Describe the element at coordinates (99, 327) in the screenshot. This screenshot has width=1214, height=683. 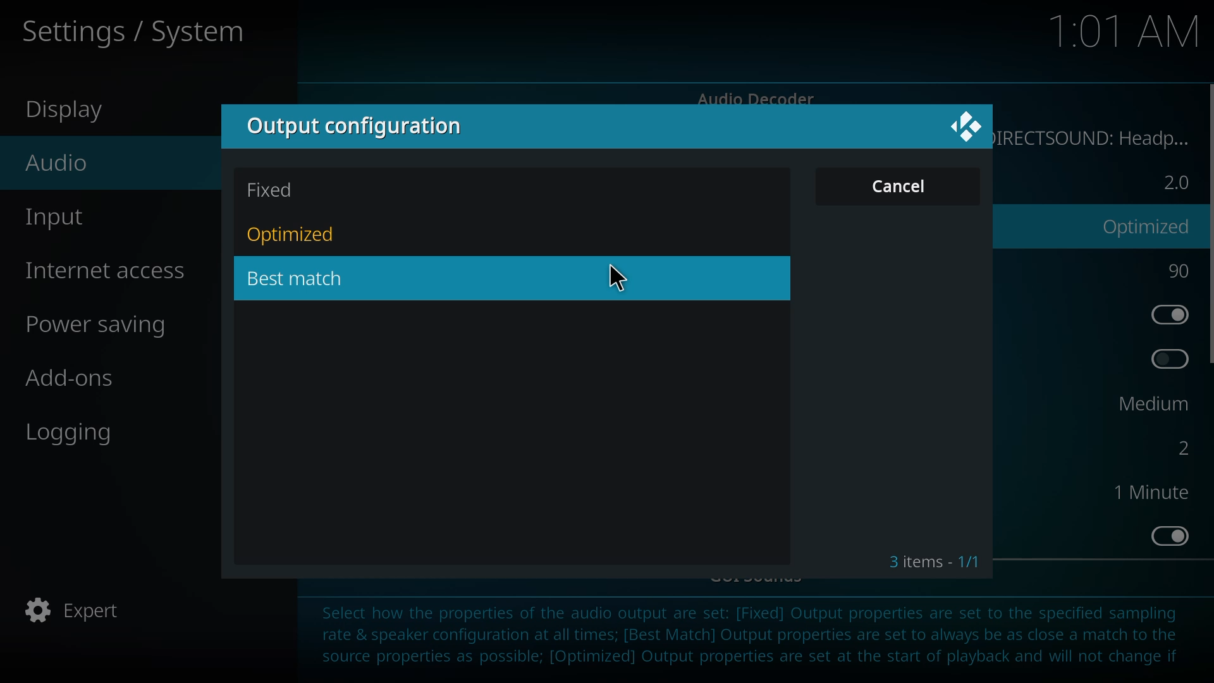
I see `power saving` at that location.